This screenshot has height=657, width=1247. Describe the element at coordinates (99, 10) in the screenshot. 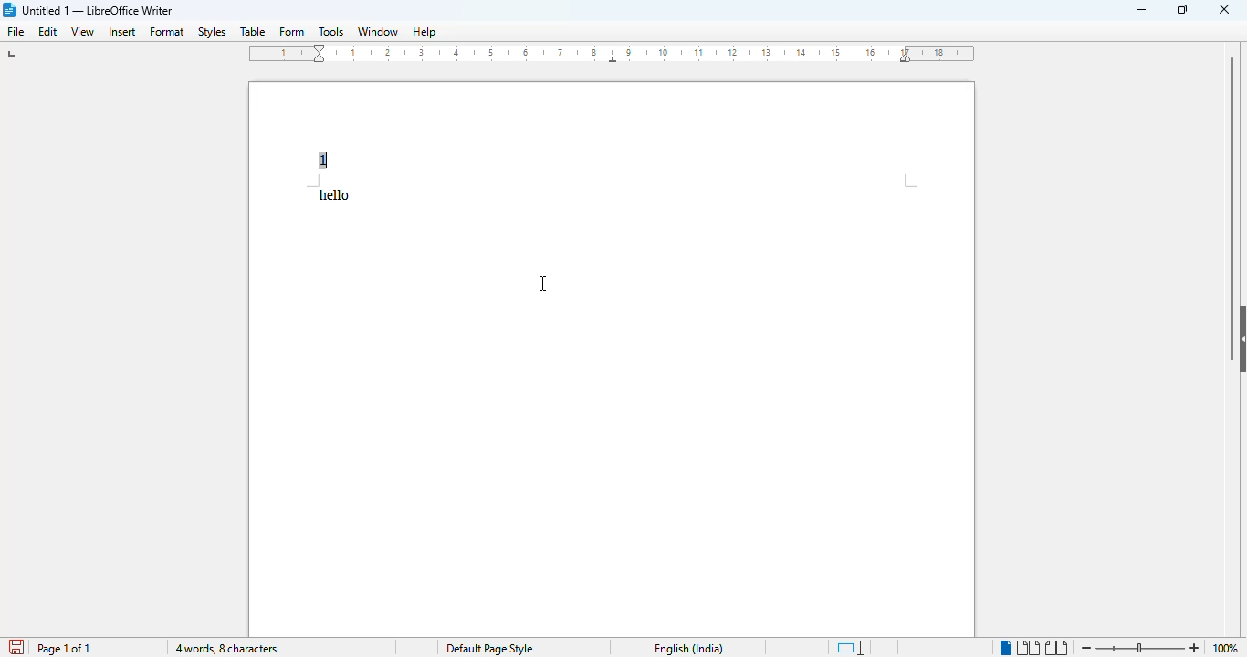

I see `title` at that location.